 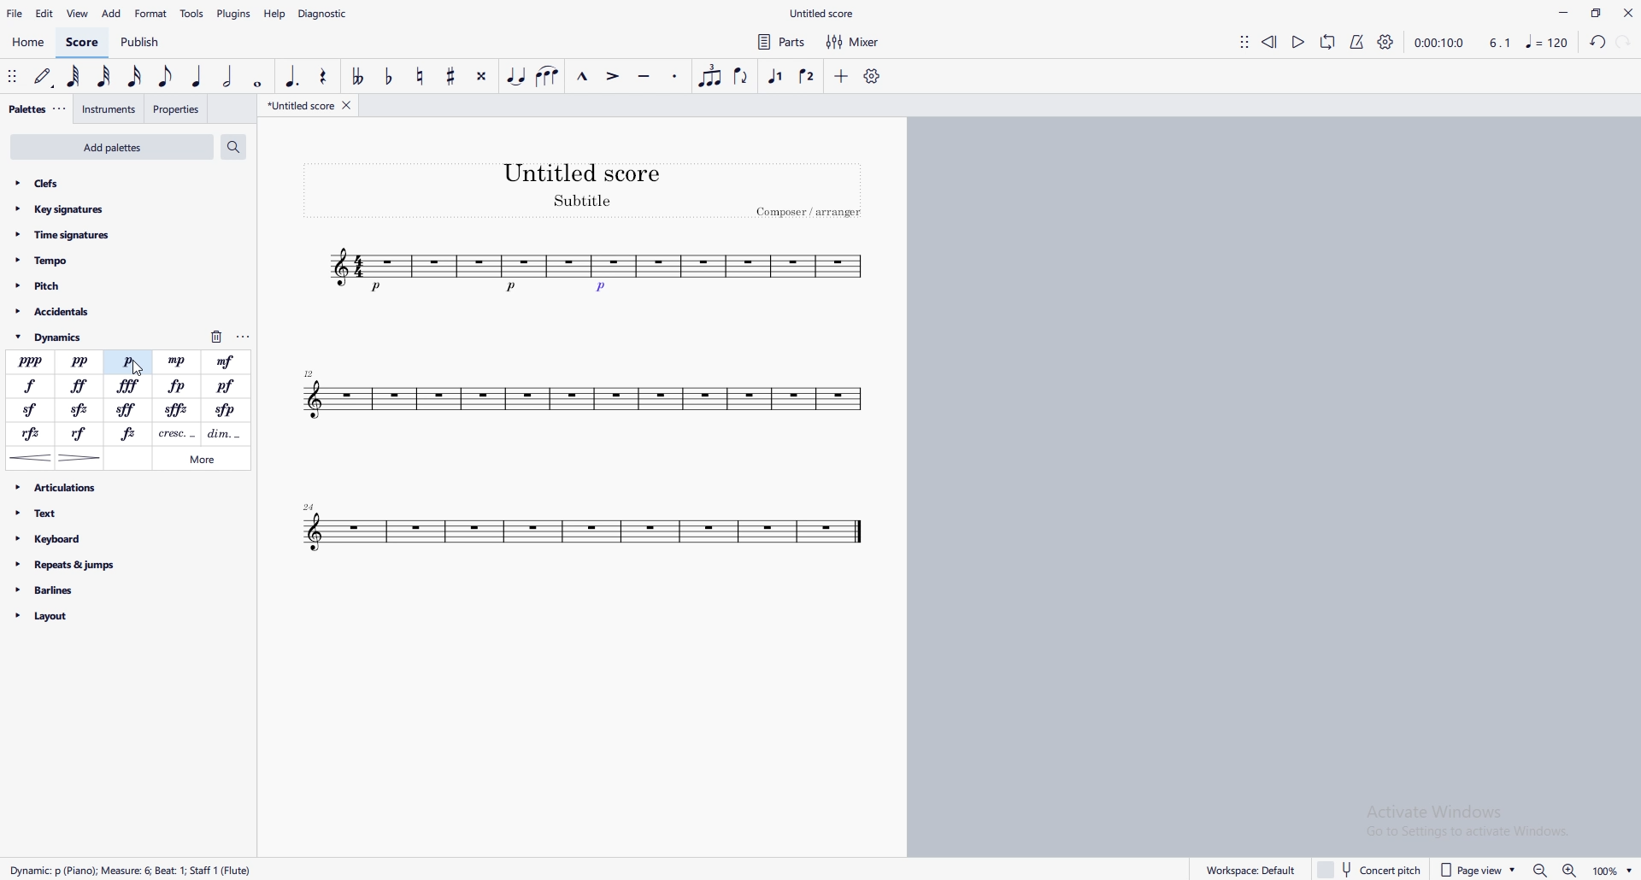 What do you see at coordinates (106, 78) in the screenshot?
I see `32nd note` at bounding box center [106, 78].